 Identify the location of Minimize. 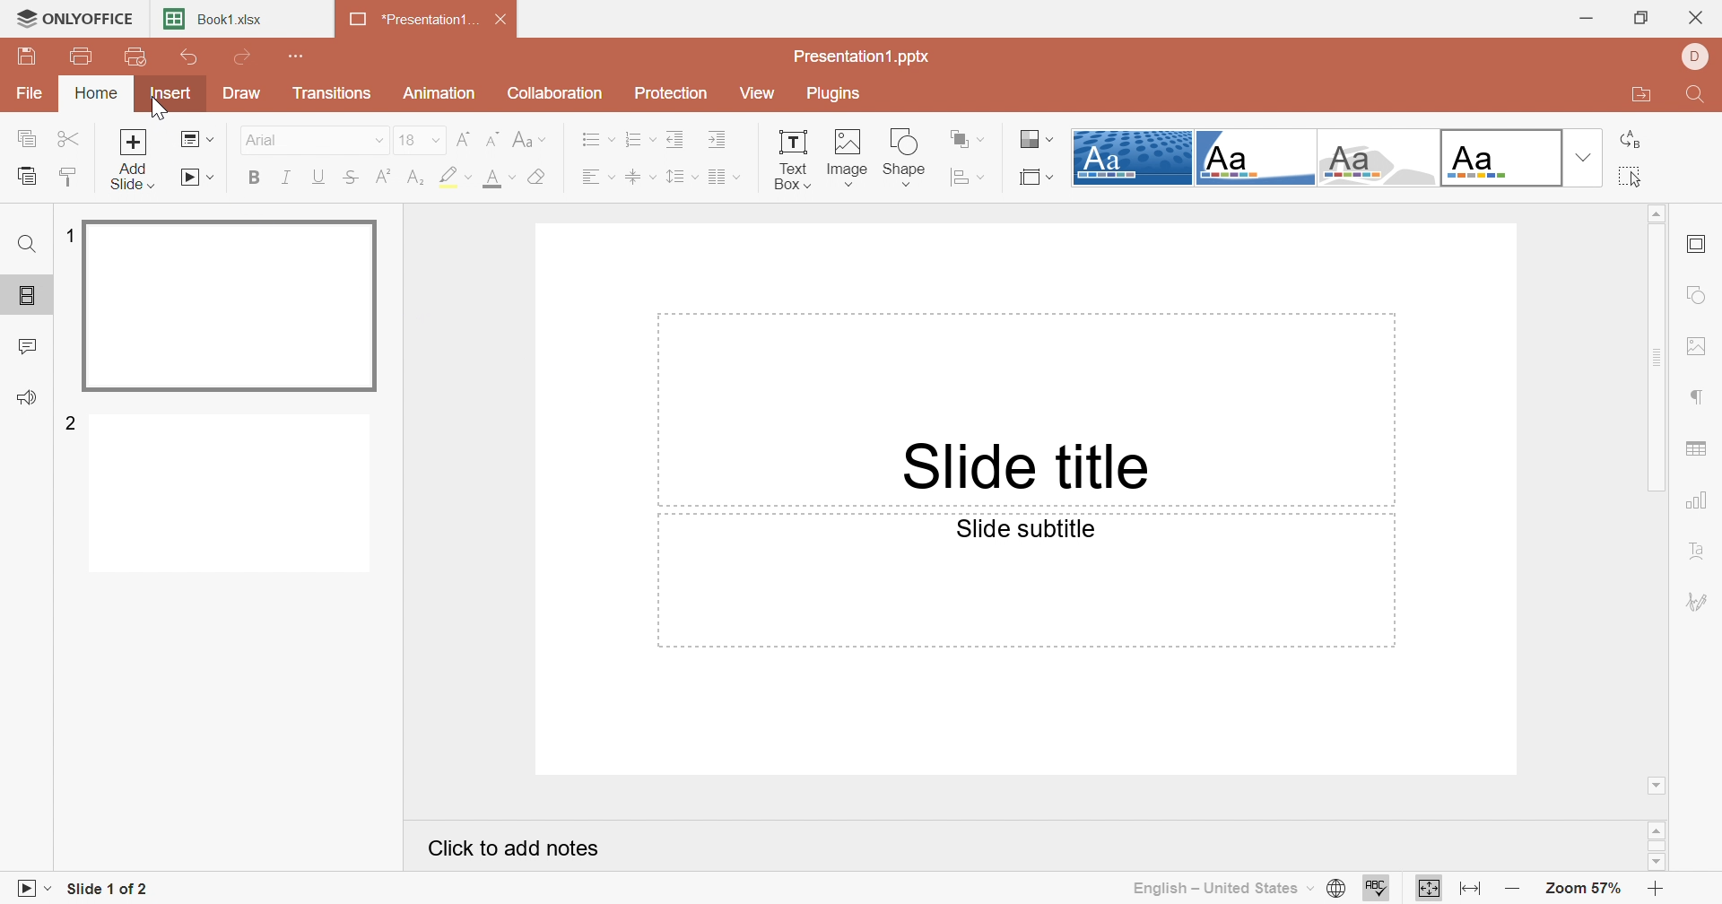
(1587, 19).